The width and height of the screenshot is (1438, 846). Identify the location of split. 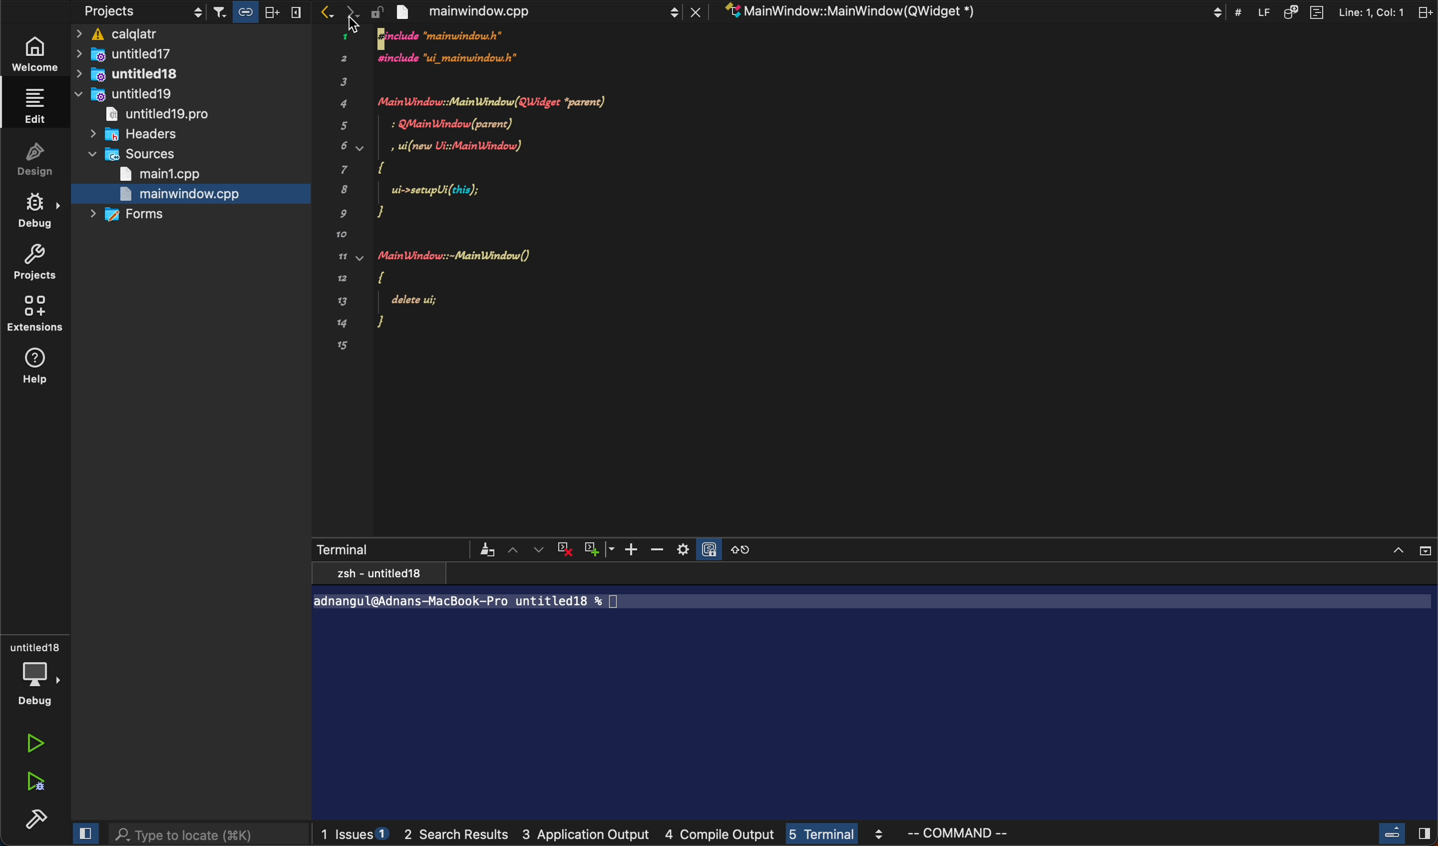
(1338, 10).